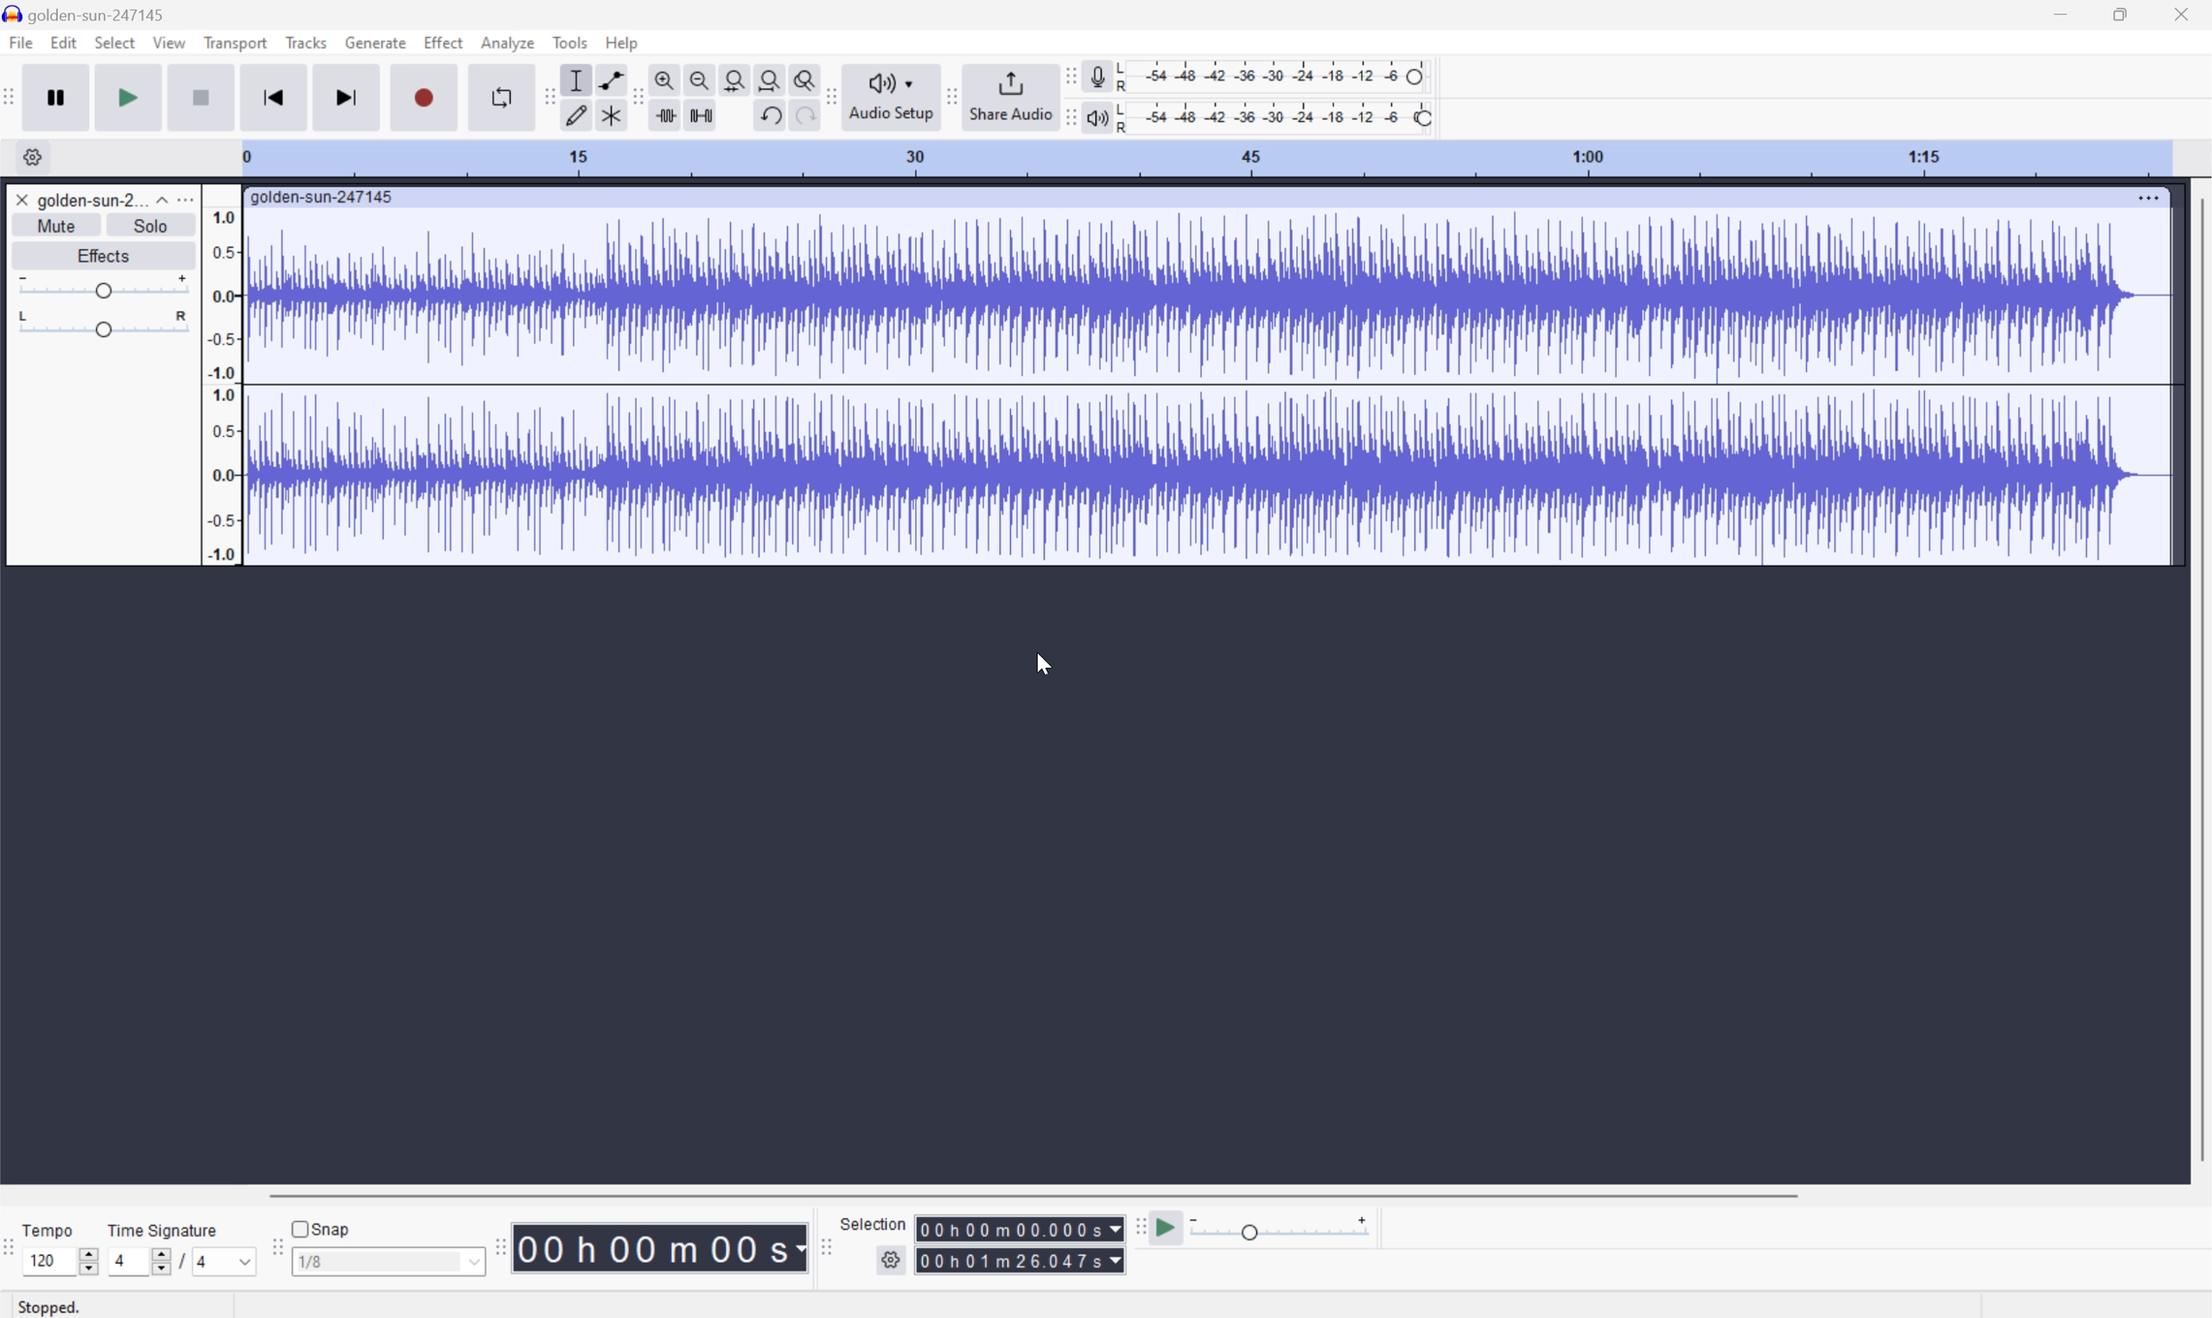  Describe the element at coordinates (892, 98) in the screenshot. I see `Audio setup` at that location.